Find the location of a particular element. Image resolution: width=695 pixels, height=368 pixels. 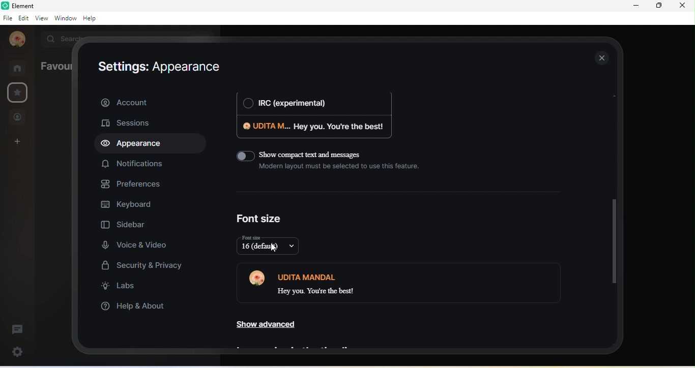

drop down scroll bar is located at coordinates (614, 242).